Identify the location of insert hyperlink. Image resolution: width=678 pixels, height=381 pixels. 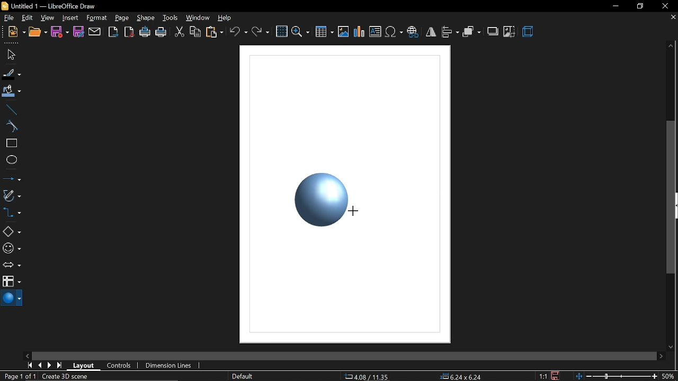
(414, 32).